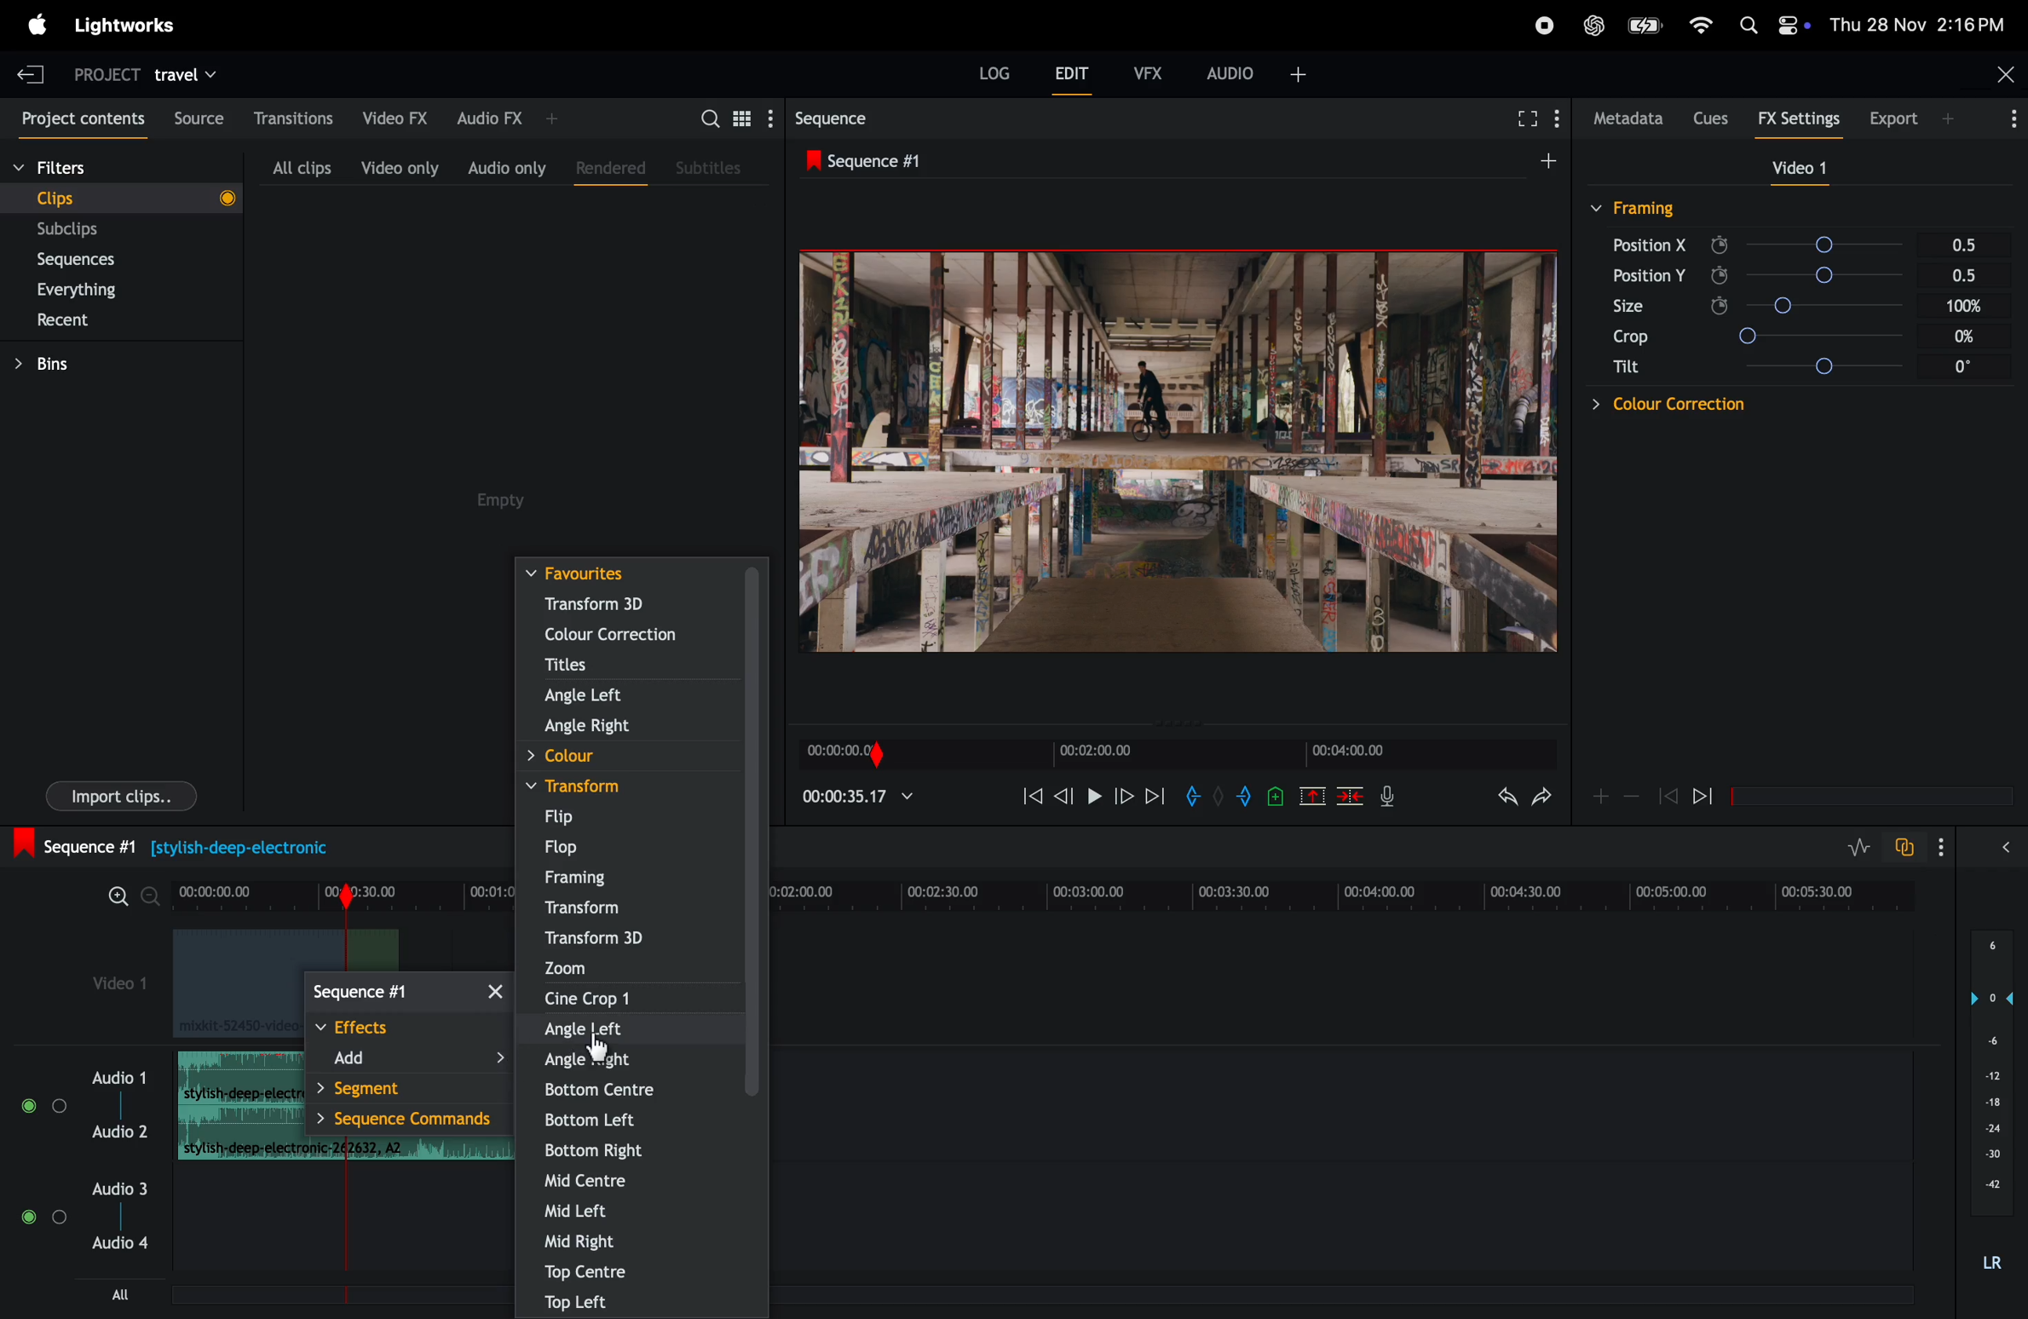  I want to click on fullscreen, so click(1525, 118).